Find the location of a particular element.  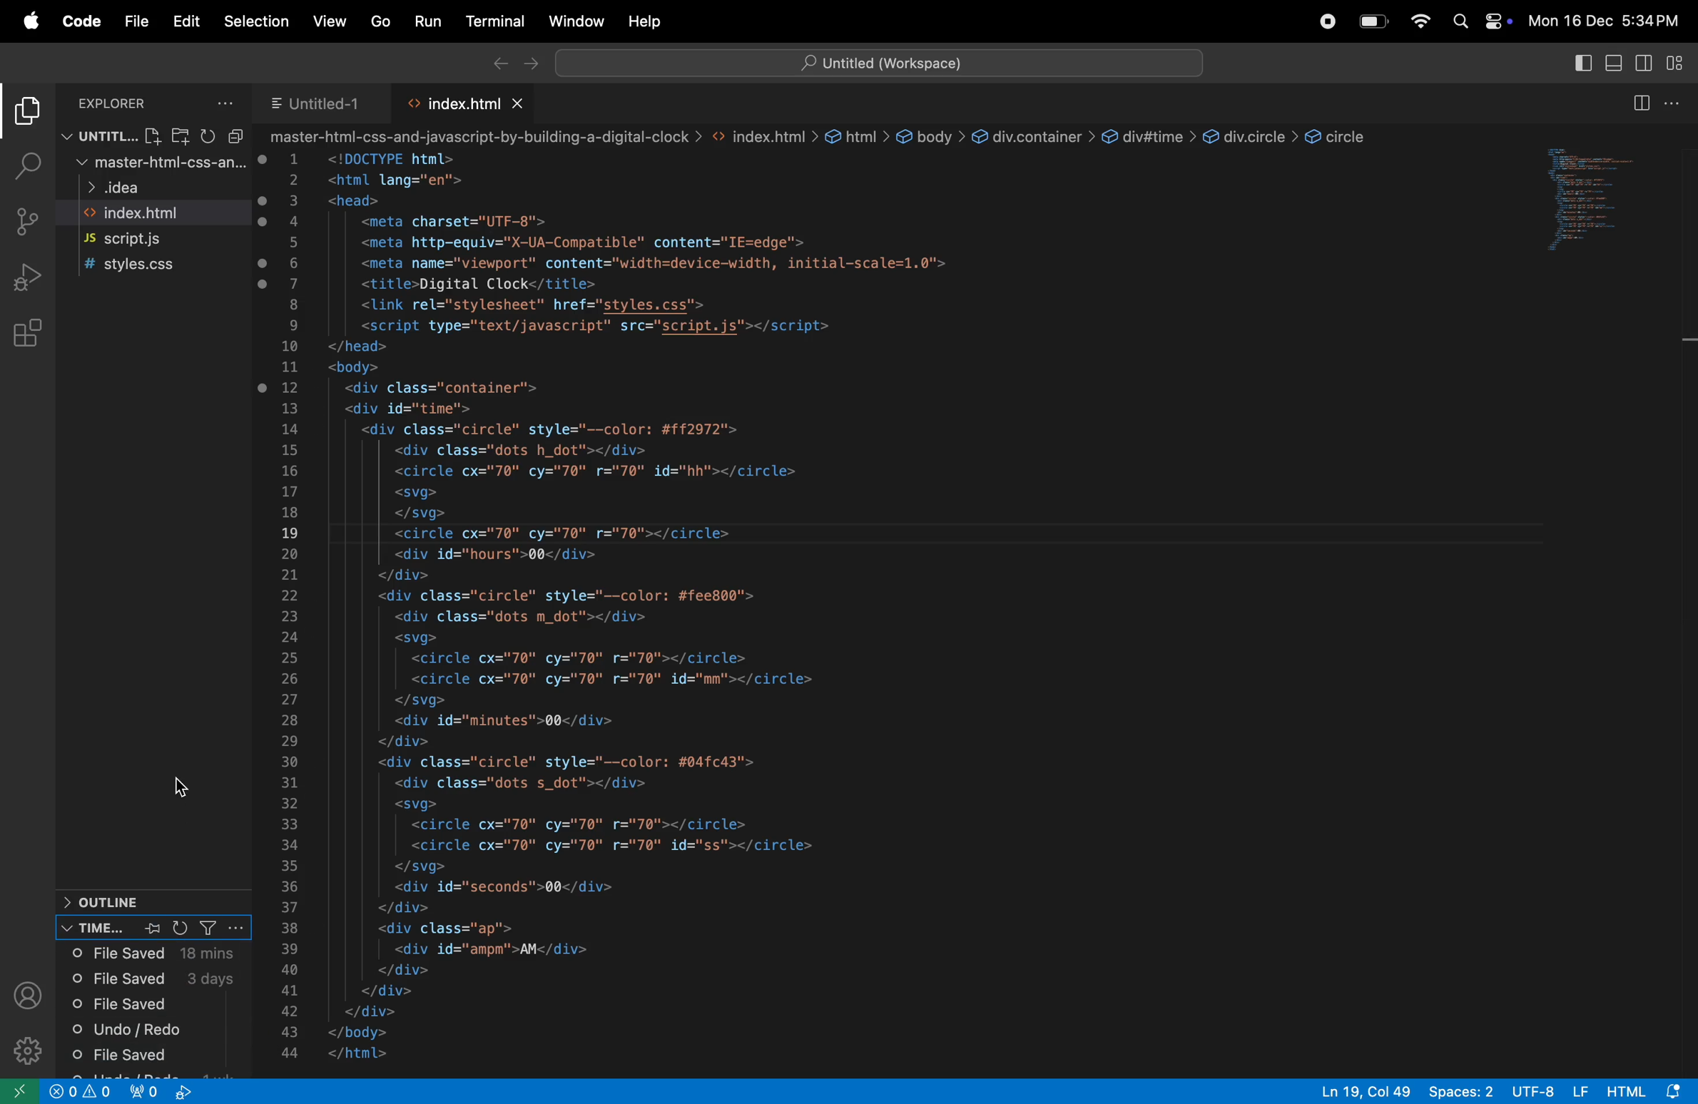

<title>Digital Clock</title> is located at coordinates (489, 285).